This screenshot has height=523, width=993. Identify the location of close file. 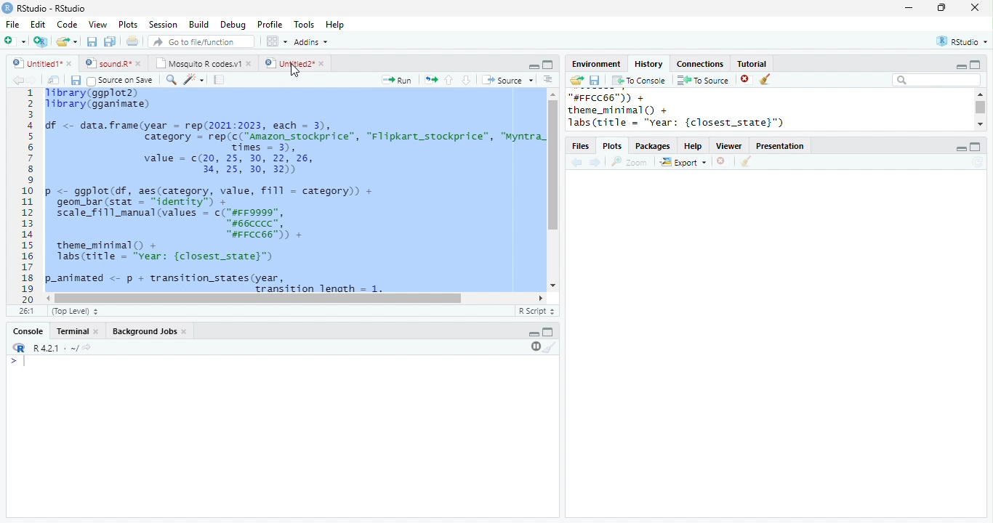
(747, 79).